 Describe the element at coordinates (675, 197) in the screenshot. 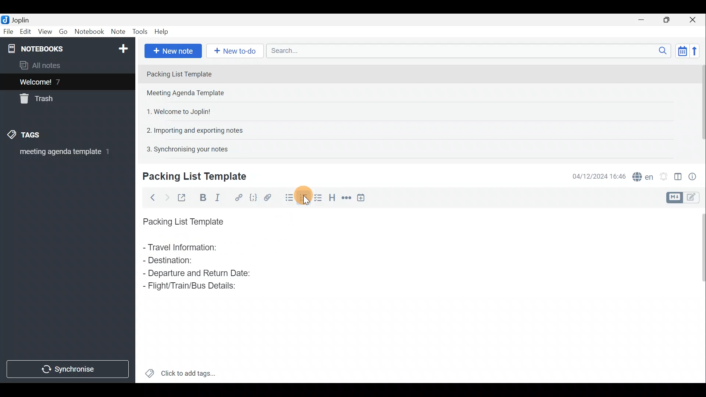

I see `Toggle editors` at that location.